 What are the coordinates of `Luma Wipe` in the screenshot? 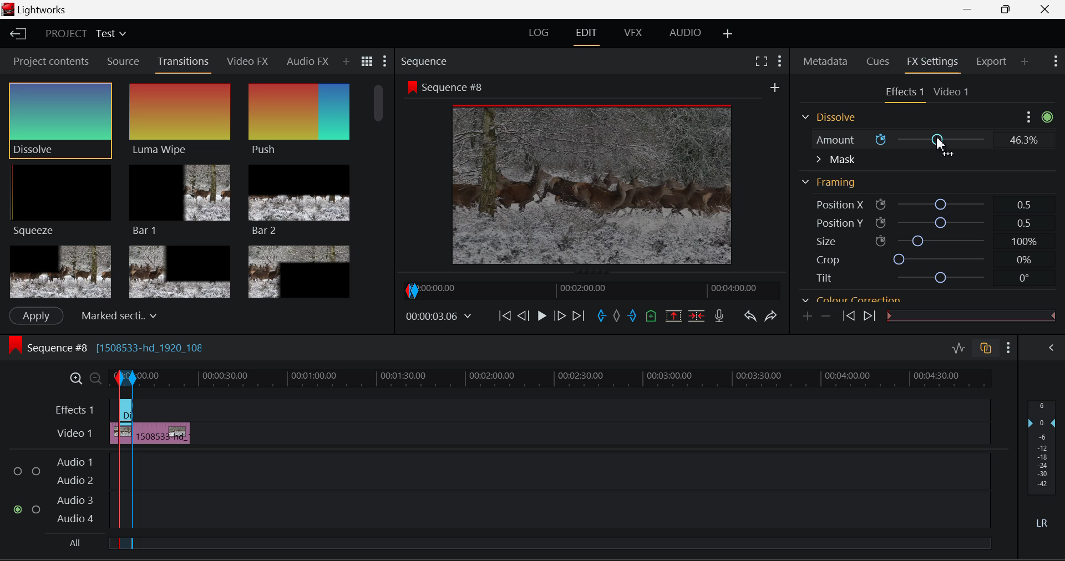 It's located at (180, 120).